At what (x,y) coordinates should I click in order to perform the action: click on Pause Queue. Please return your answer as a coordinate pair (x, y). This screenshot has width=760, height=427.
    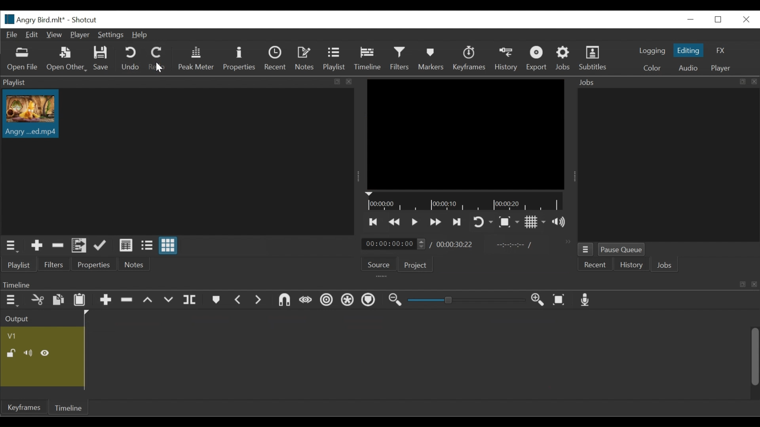
    Looking at the image, I should click on (623, 249).